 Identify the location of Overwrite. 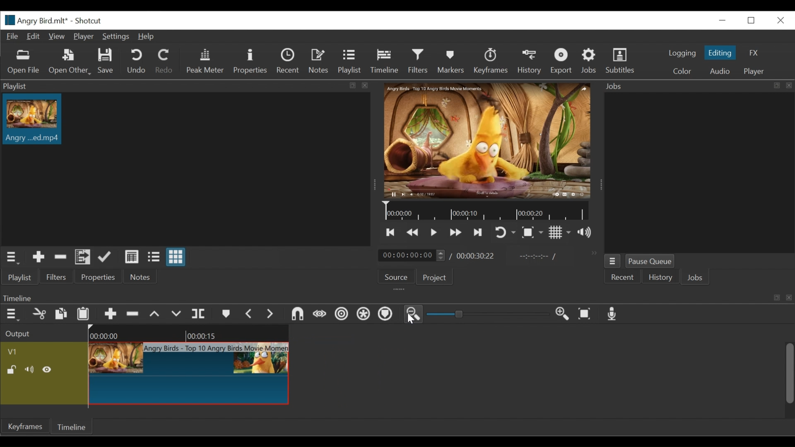
(177, 314).